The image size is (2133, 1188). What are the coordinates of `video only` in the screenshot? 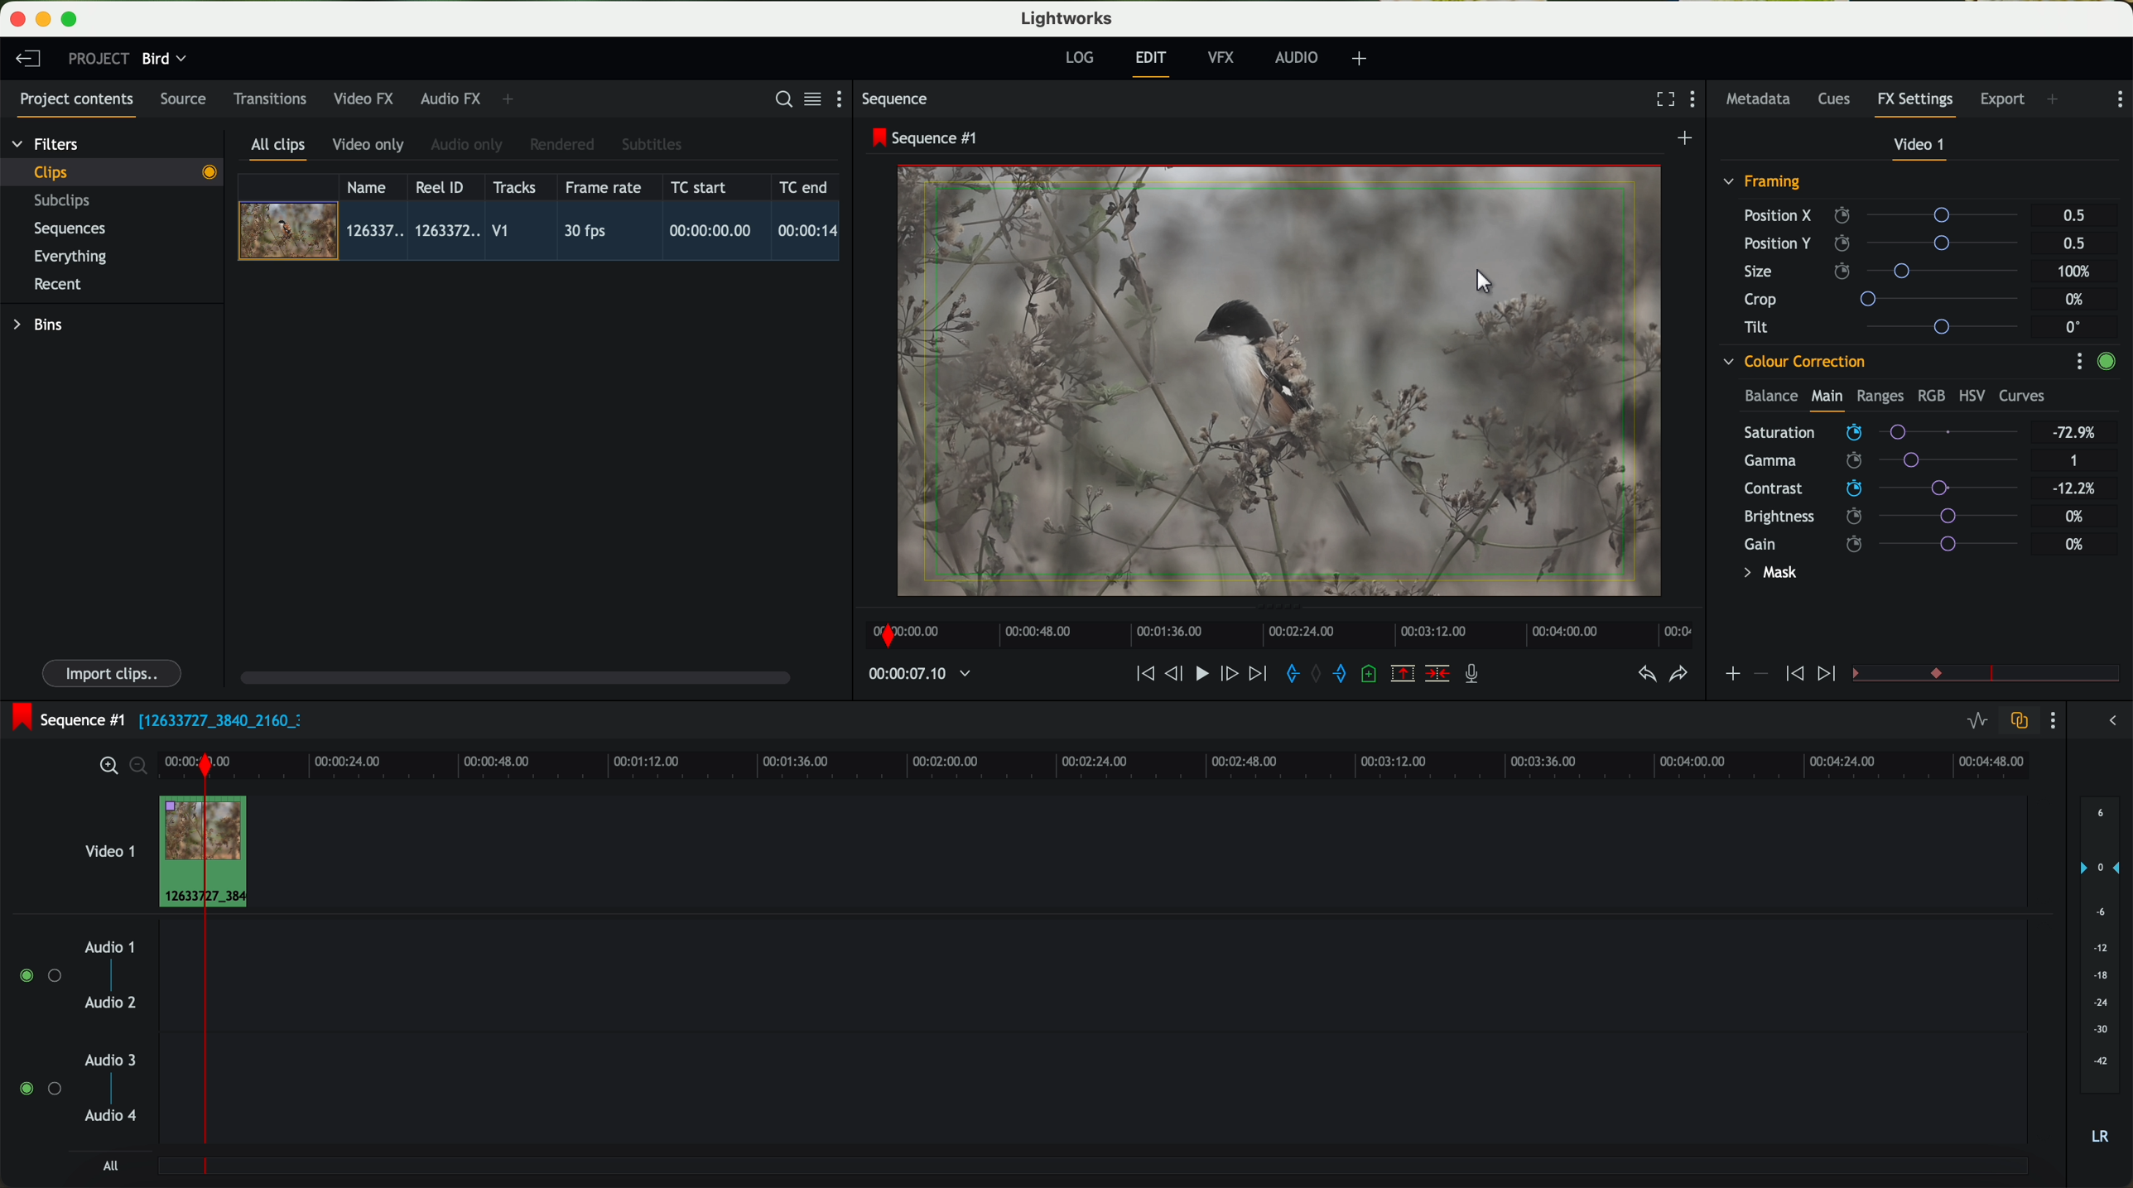 It's located at (368, 146).